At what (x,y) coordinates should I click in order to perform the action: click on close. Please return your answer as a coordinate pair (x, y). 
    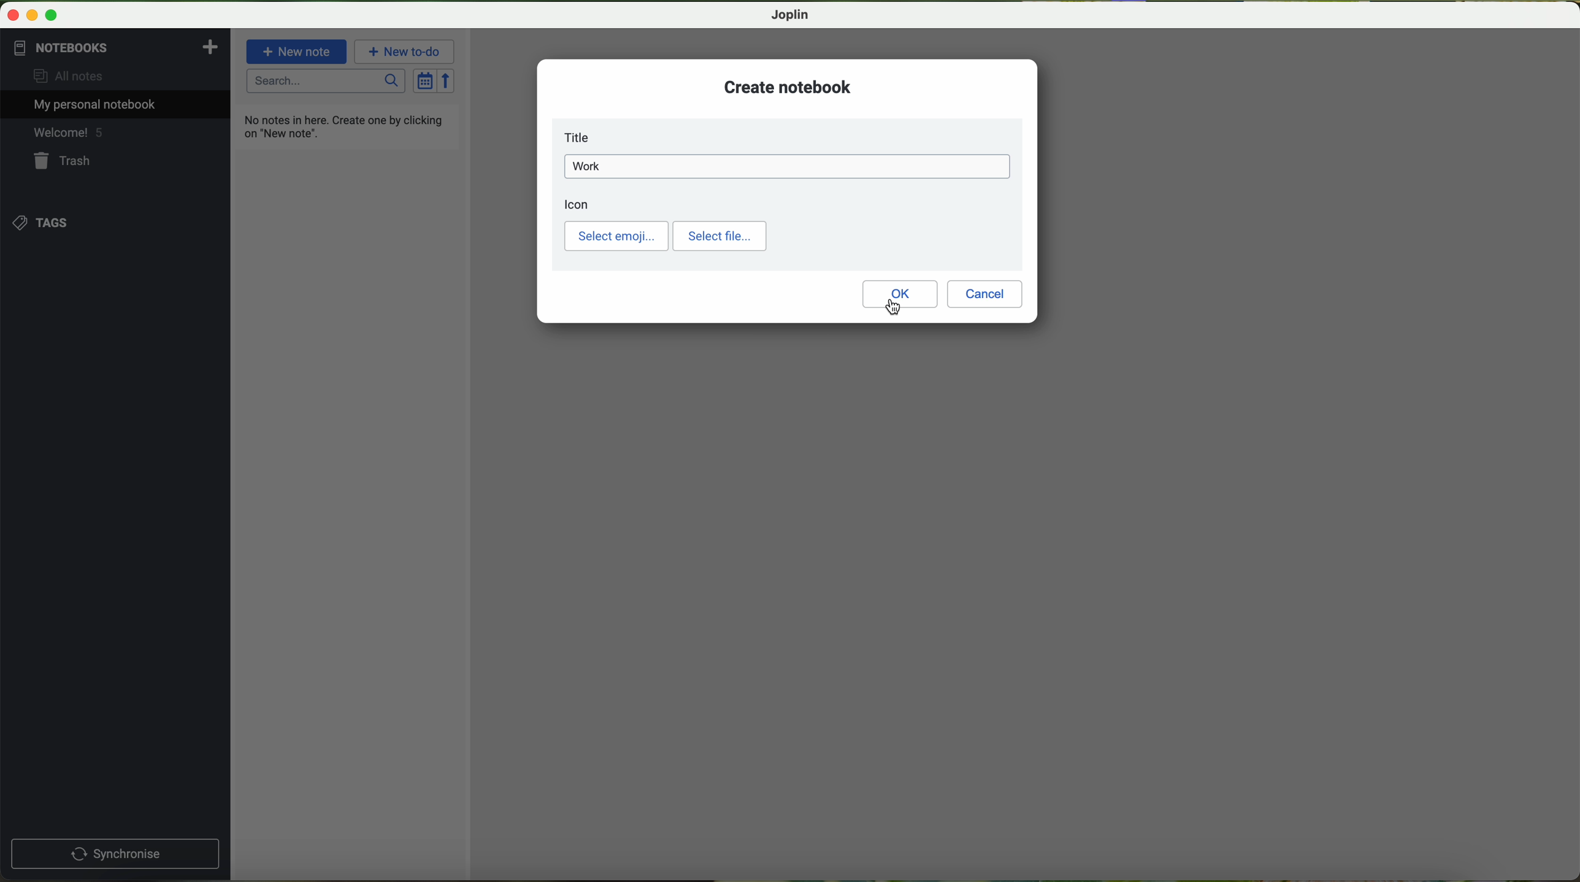
    Looking at the image, I should click on (14, 15).